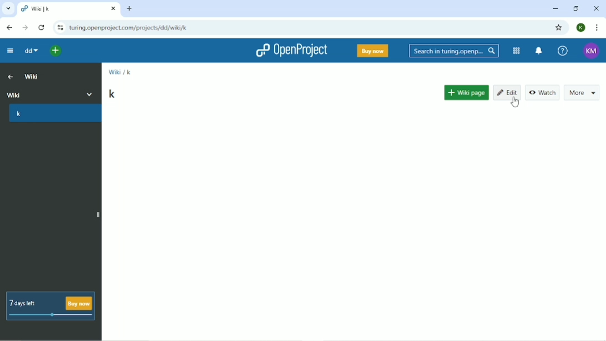 The width and height of the screenshot is (606, 341). I want to click on Forward, so click(26, 27).